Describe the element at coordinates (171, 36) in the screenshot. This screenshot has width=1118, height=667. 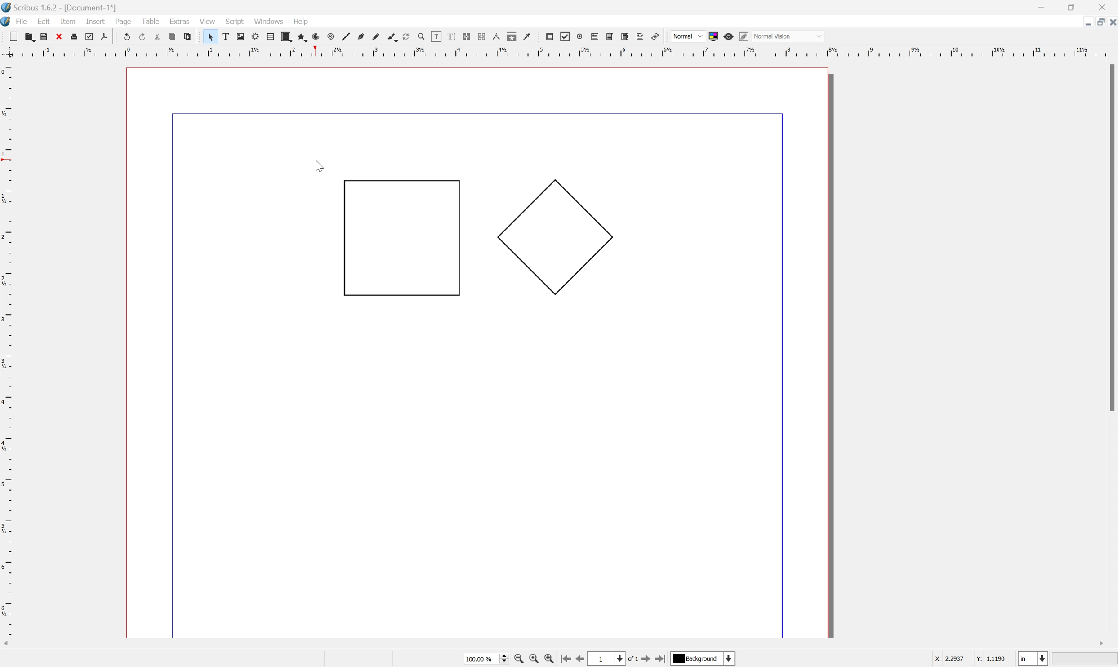
I see `copy` at that location.